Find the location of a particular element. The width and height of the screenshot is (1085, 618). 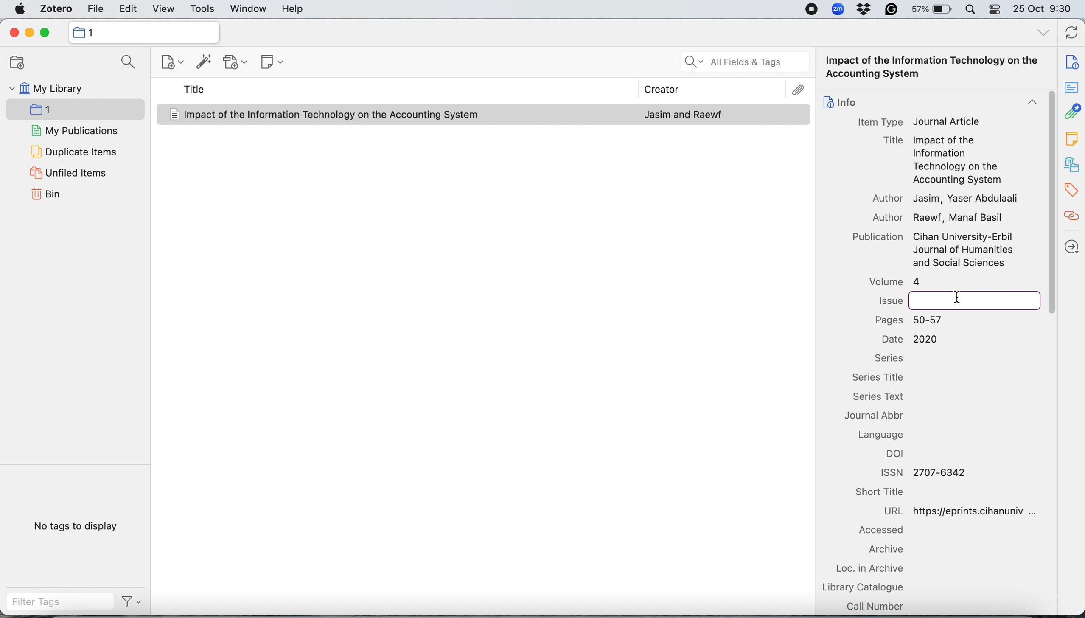

doi is located at coordinates (899, 455).